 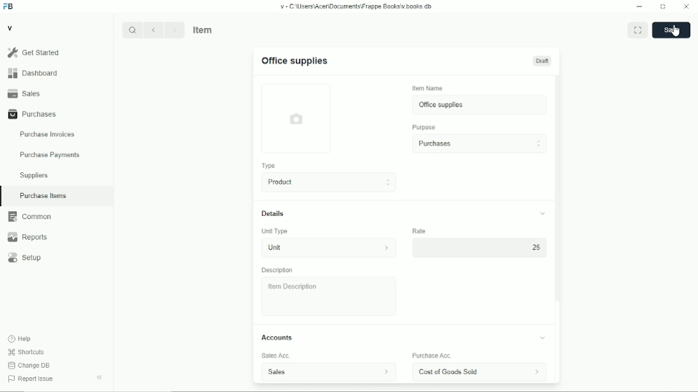 What do you see at coordinates (387, 247) in the screenshot?
I see `unit information` at bounding box center [387, 247].